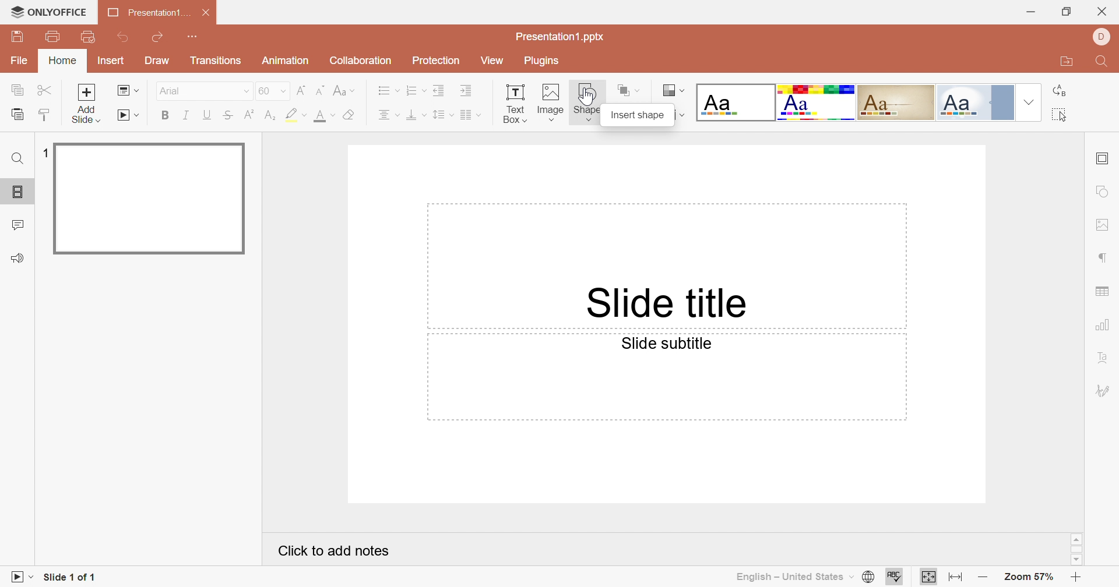  What do you see at coordinates (207, 116) in the screenshot?
I see `Underline` at bounding box center [207, 116].